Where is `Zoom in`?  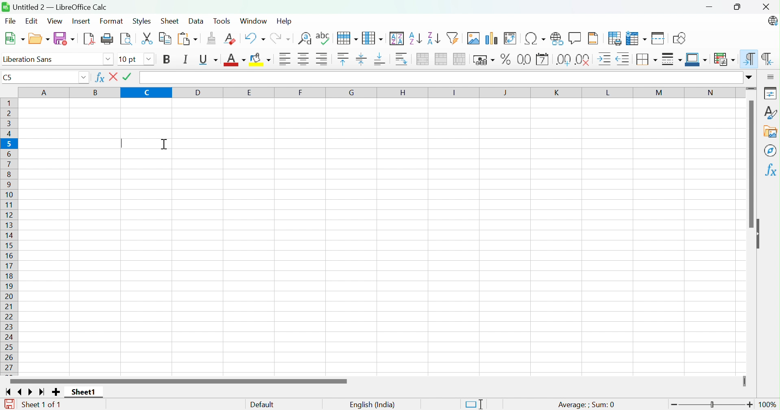
Zoom in is located at coordinates (751, 405).